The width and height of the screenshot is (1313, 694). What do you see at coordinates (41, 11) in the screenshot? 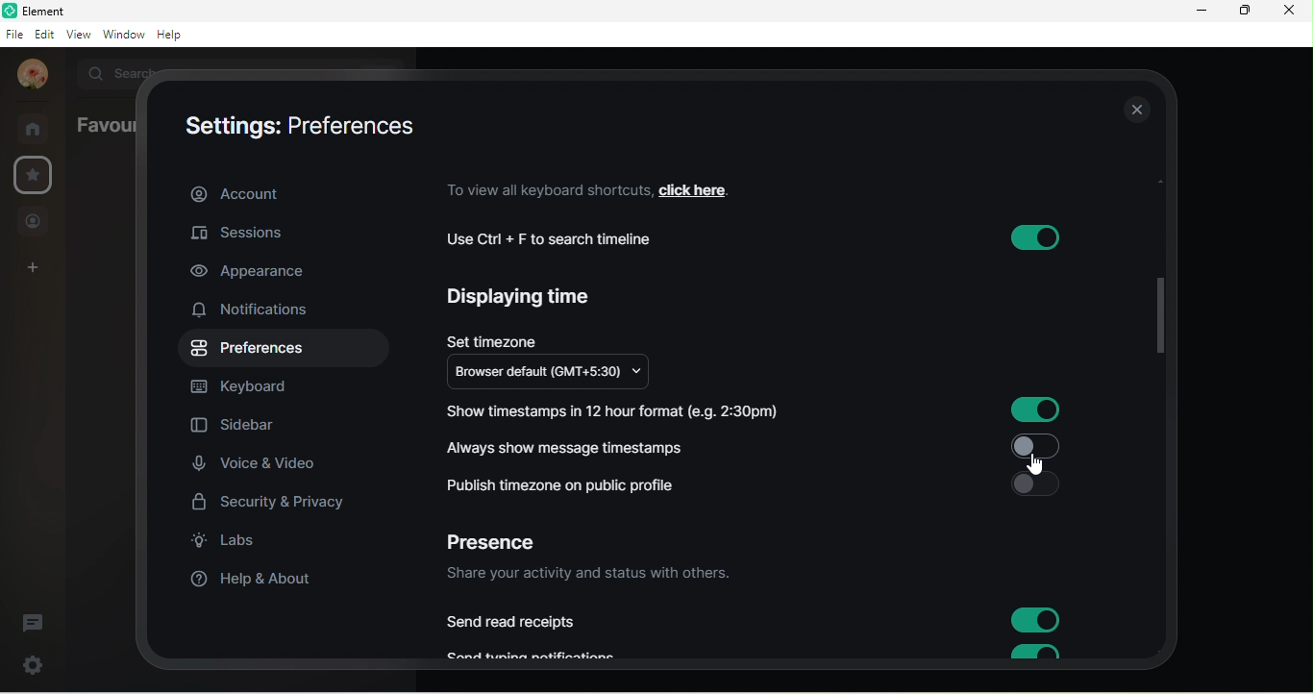
I see `Element` at bounding box center [41, 11].